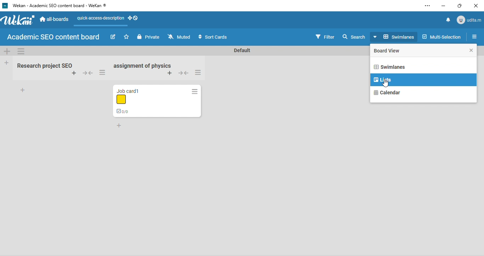 The image size is (484, 256). Describe the element at coordinates (87, 74) in the screenshot. I see `collapse` at that location.